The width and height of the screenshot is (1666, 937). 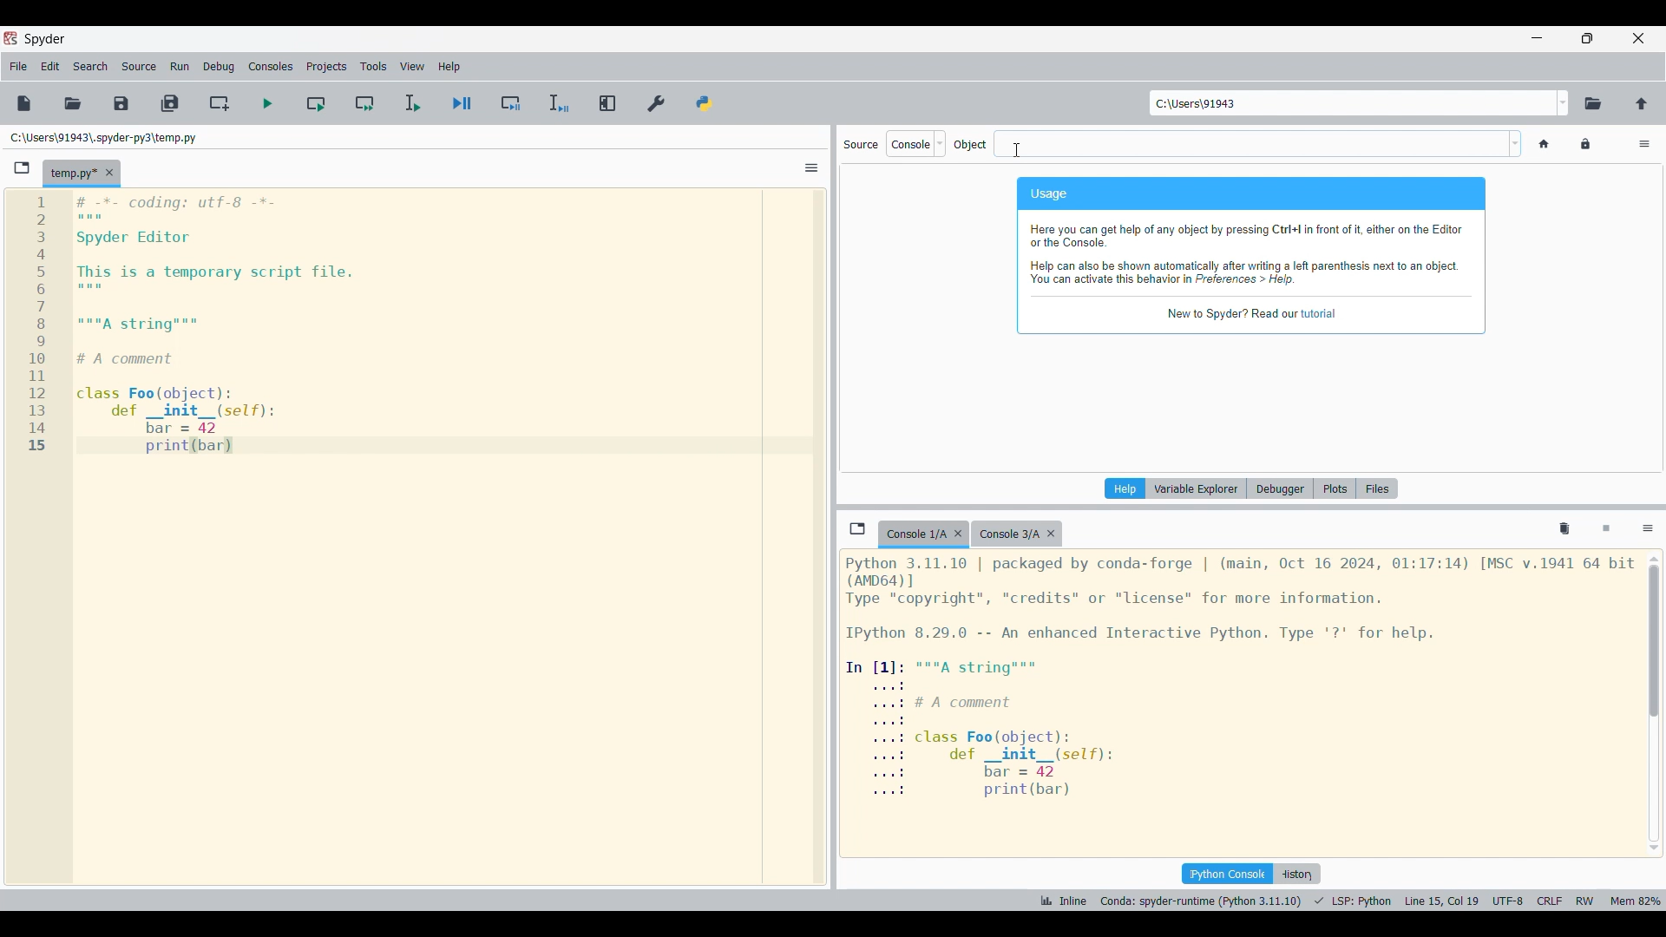 I want to click on Debug menu, so click(x=219, y=67).